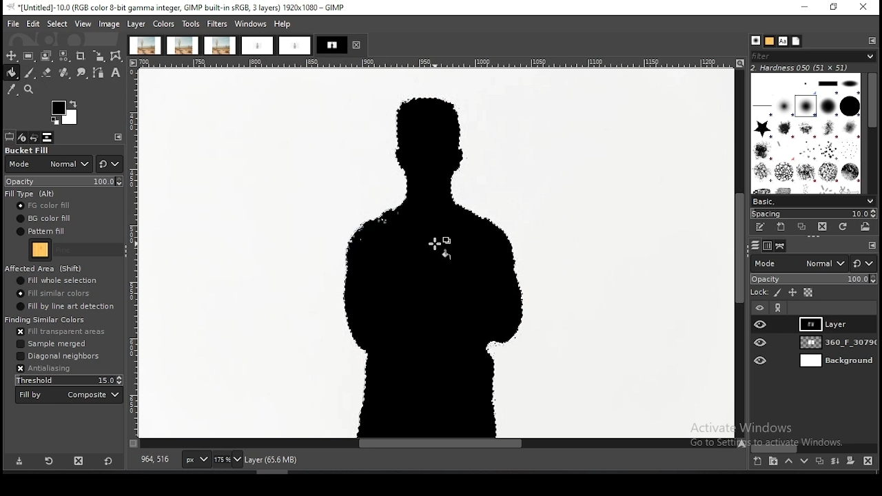  Describe the element at coordinates (34, 138) in the screenshot. I see `undo history` at that location.